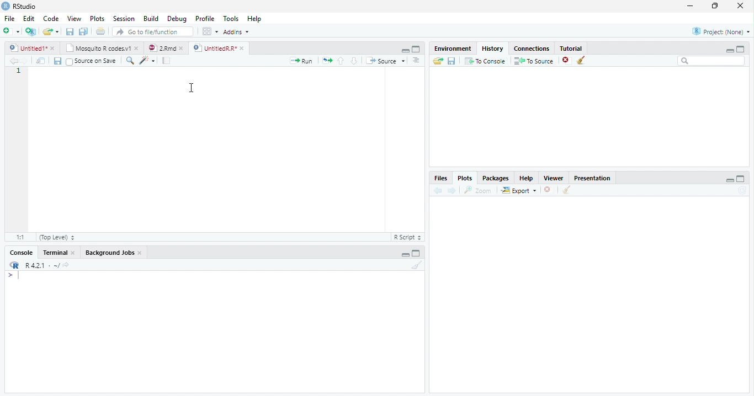  What do you see at coordinates (532, 49) in the screenshot?
I see `Connections` at bounding box center [532, 49].